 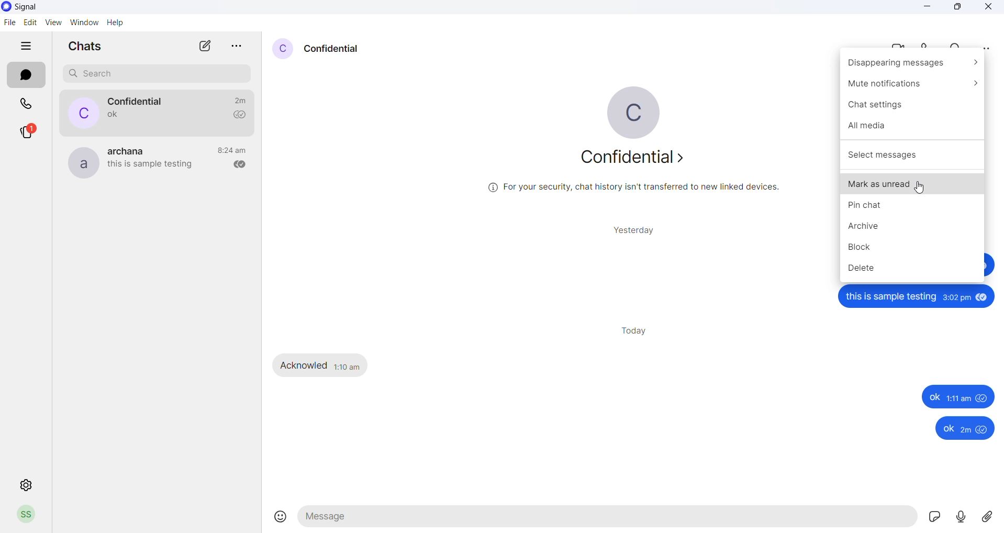 What do you see at coordinates (641, 110) in the screenshot?
I see `profile picture` at bounding box center [641, 110].